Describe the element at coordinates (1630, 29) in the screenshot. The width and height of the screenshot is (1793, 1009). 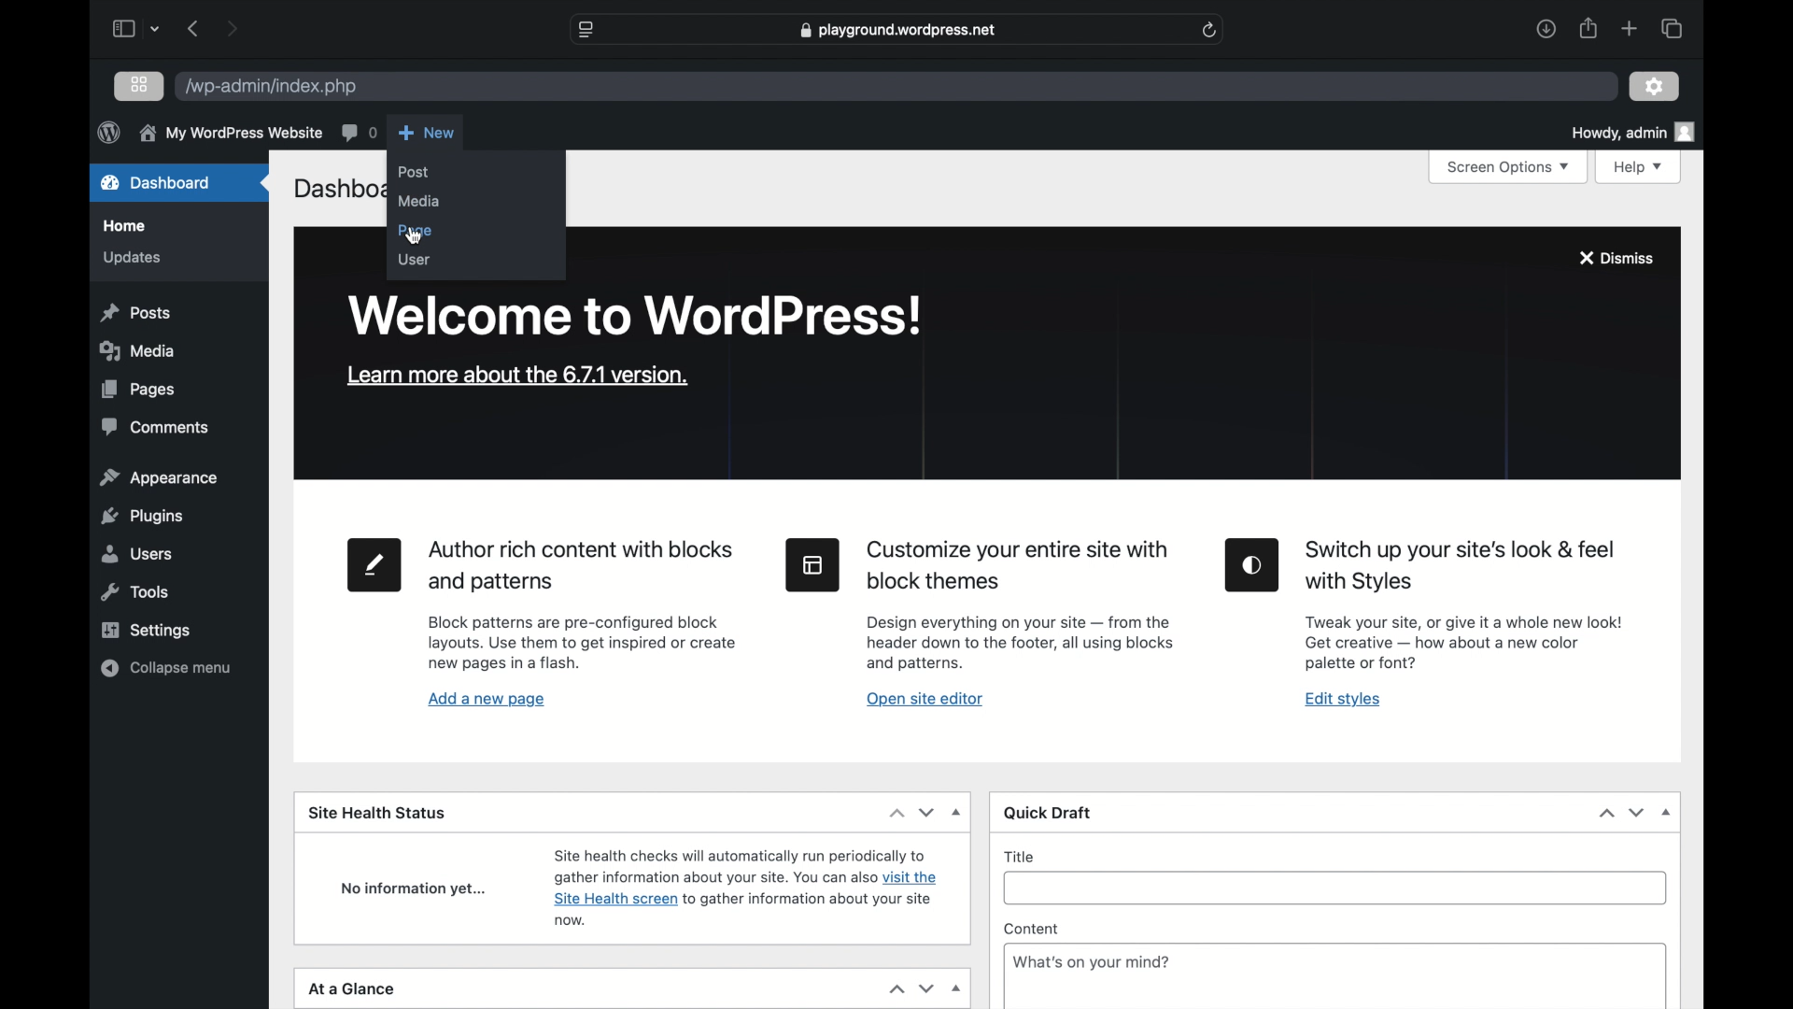
I see `new tab` at that location.